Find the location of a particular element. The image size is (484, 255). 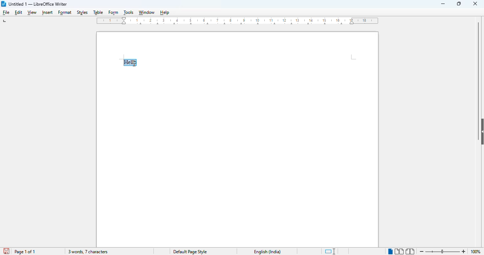

logo is located at coordinates (4, 4).